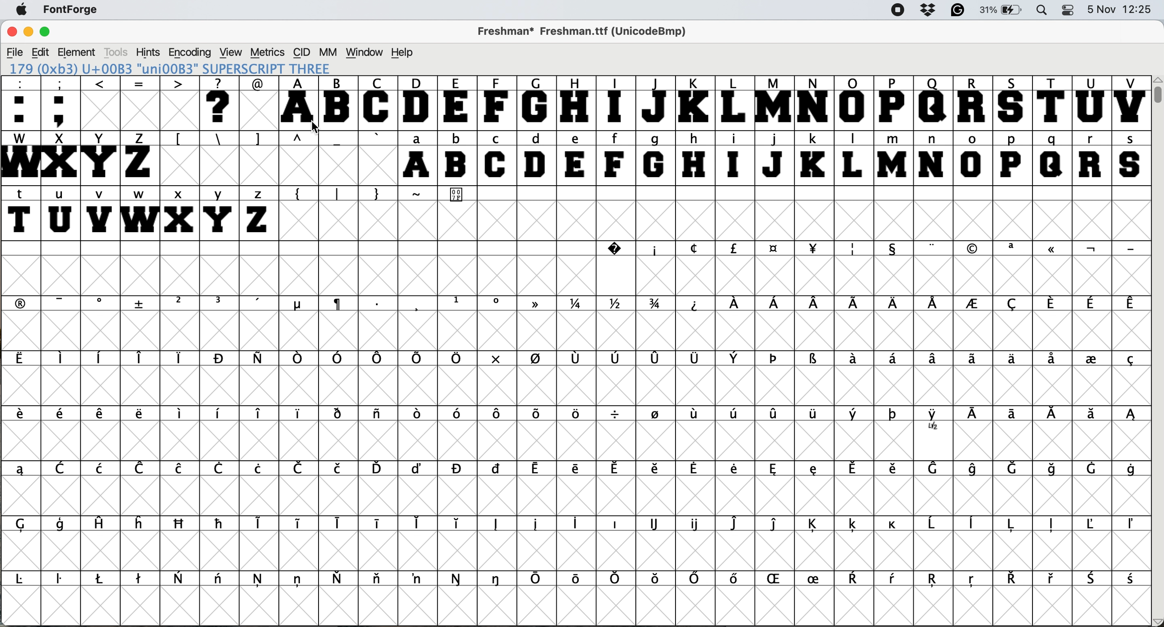 The height and width of the screenshot is (627, 1164). Describe the element at coordinates (936, 470) in the screenshot. I see `symbol` at that location.